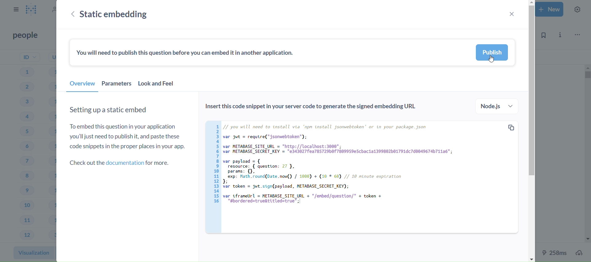 The height and width of the screenshot is (262, 591). Describe the element at coordinates (312, 107) in the screenshot. I see `insert this code snippet in your server code to generate the signed embedding url.` at that location.